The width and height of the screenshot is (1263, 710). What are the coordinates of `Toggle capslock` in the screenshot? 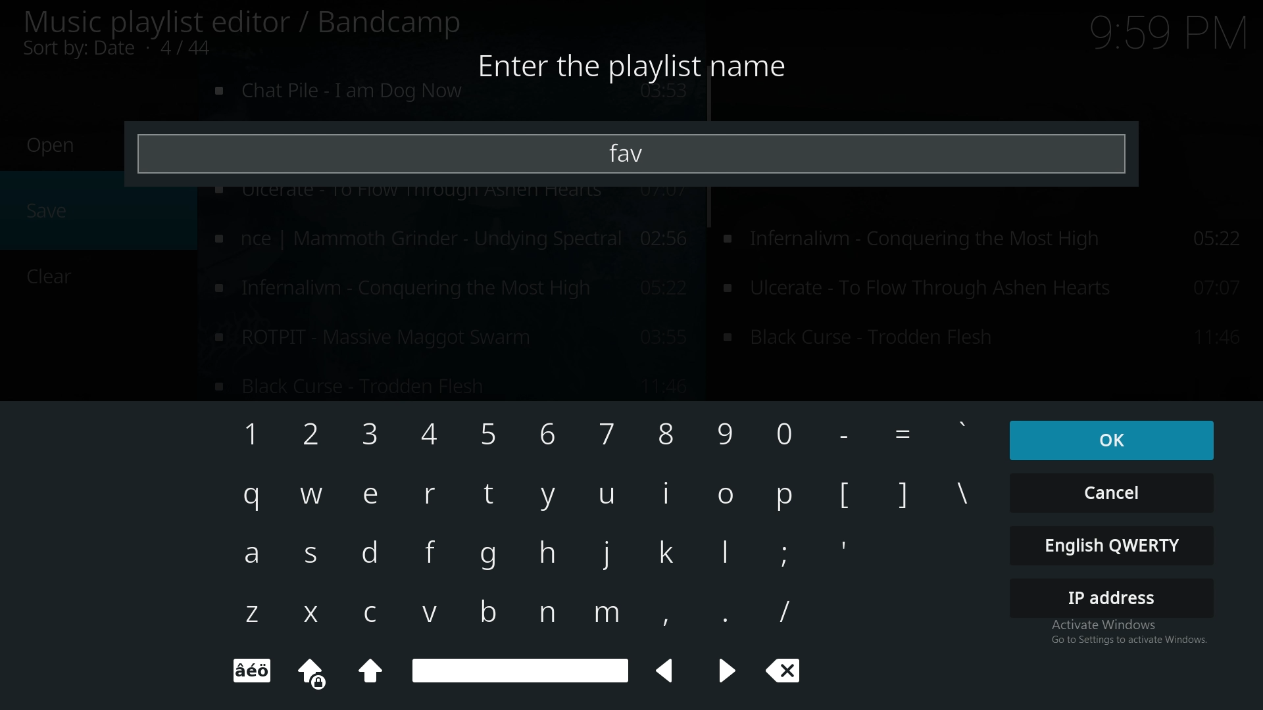 It's located at (312, 671).